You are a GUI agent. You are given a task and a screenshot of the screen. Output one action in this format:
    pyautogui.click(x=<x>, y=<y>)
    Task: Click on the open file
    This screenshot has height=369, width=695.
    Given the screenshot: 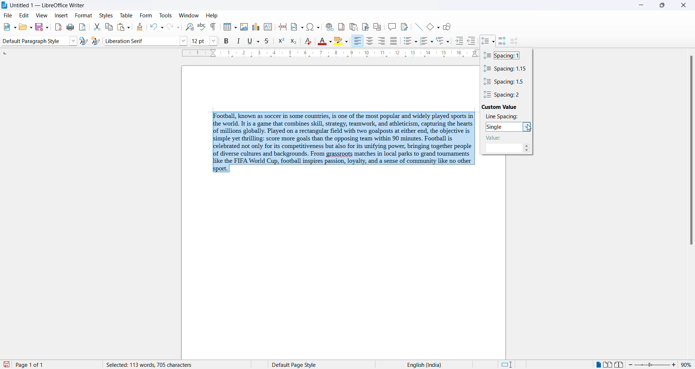 What is the action you would take?
    pyautogui.click(x=21, y=27)
    